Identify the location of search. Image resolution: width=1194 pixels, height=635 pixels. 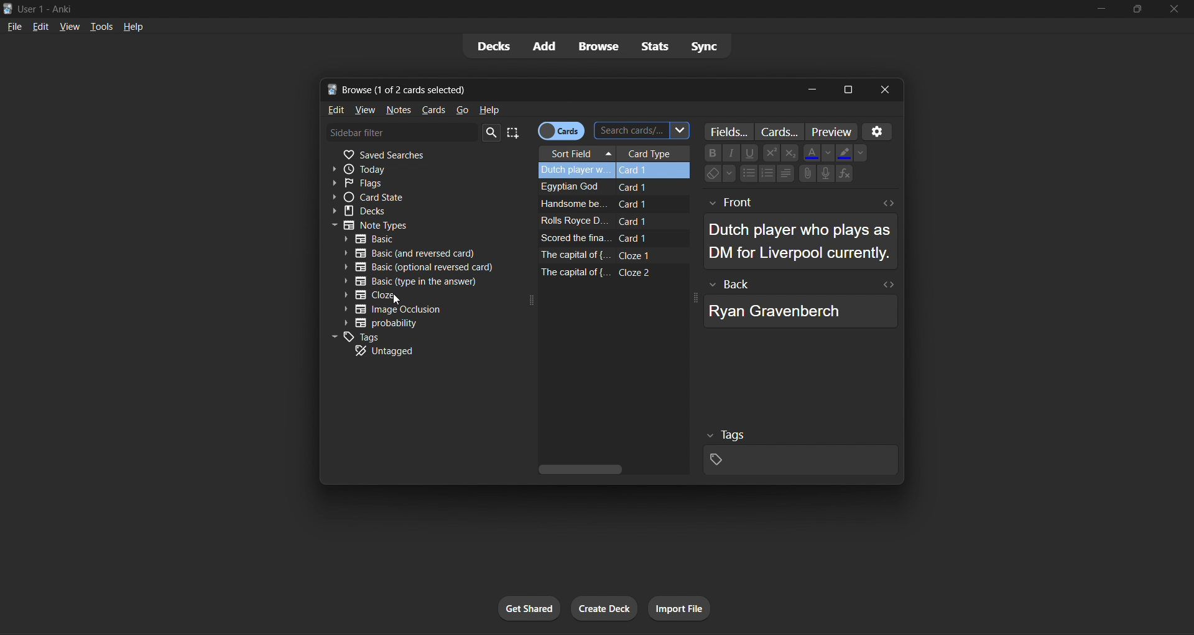
(493, 133).